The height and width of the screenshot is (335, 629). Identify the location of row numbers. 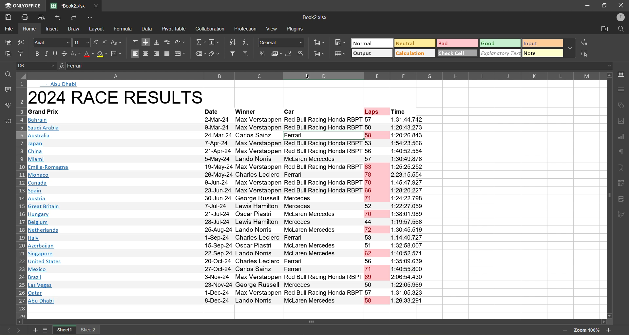
(22, 199).